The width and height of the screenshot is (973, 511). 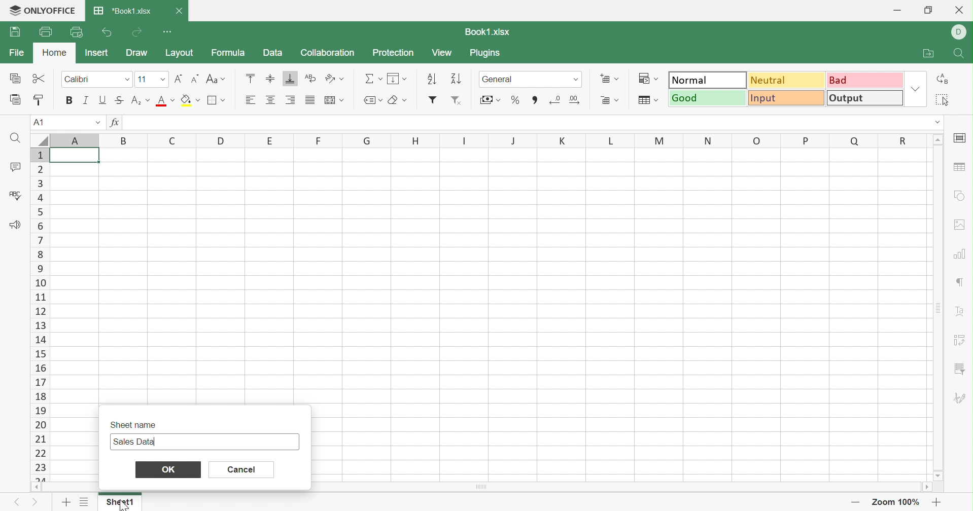 I want to click on 11, so click(x=144, y=78).